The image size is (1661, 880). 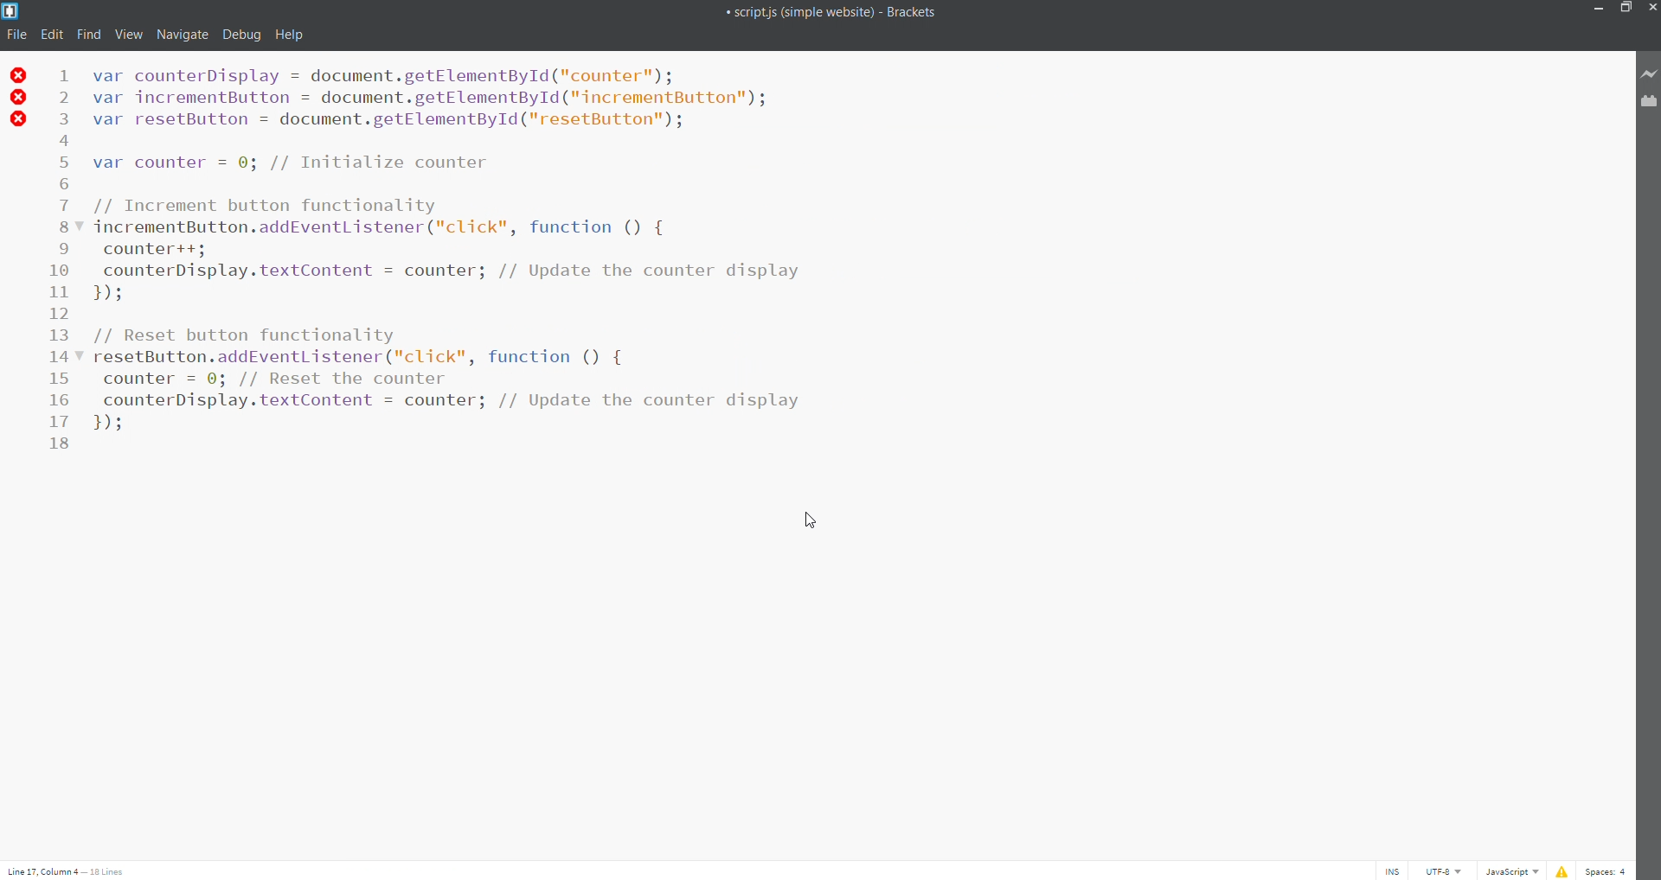 What do you see at coordinates (128, 36) in the screenshot?
I see `view` at bounding box center [128, 36].